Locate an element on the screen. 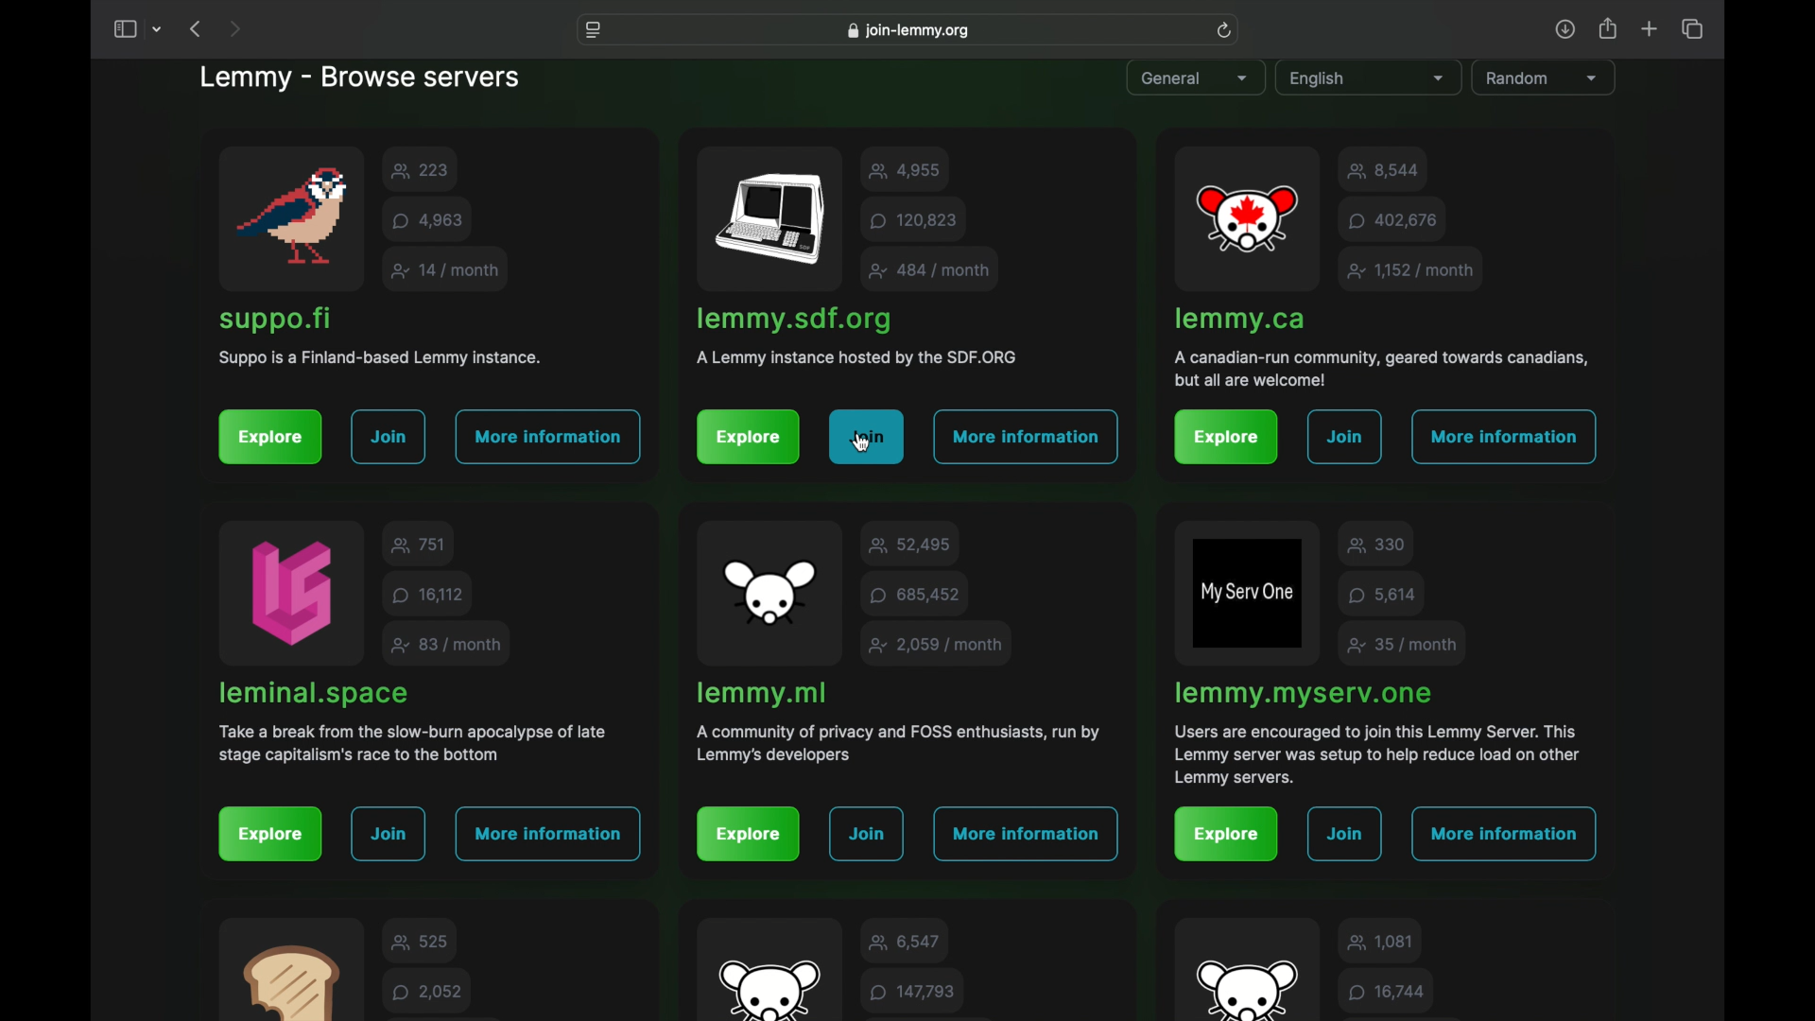 This screenshot has height=1021, width=1815. lemmy server is located at coordinates (1238, 320).